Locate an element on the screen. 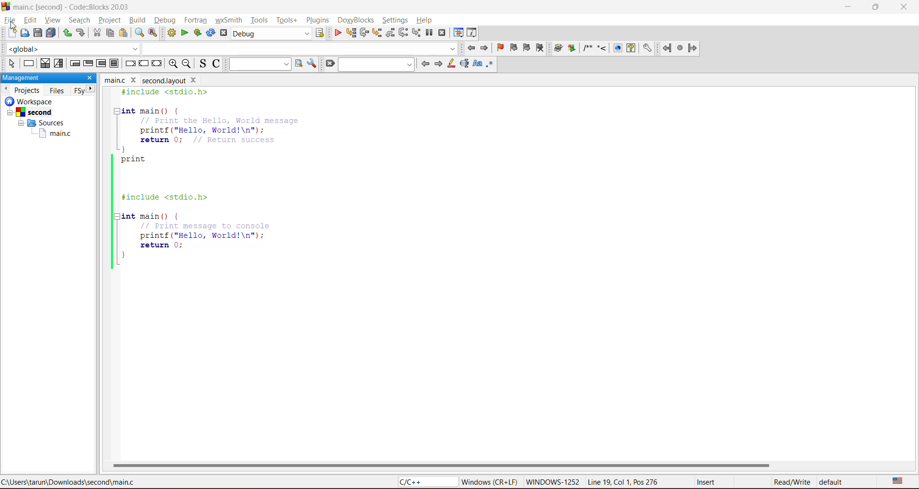 The width and height of the screenshot is (919, 489). zoom in is located at coordinates (171, 64).